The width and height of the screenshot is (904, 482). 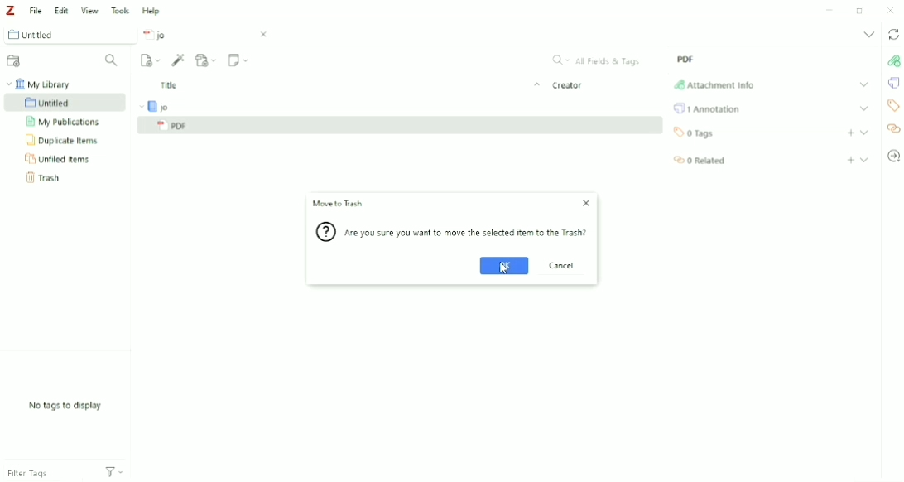 I want to click on Cancel, so click(x=563, y=266).